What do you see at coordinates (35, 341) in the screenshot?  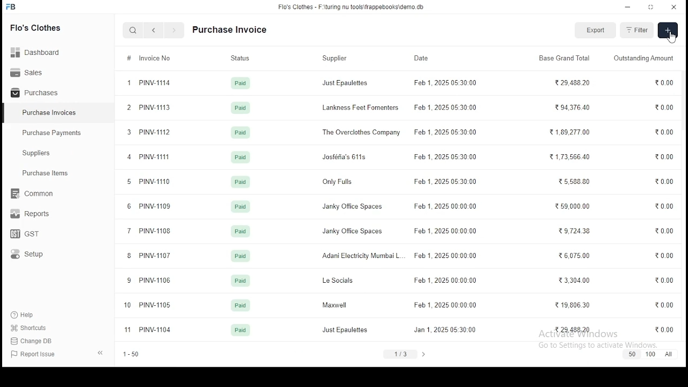 I see `Change DB` at bounding box center [35, 341].